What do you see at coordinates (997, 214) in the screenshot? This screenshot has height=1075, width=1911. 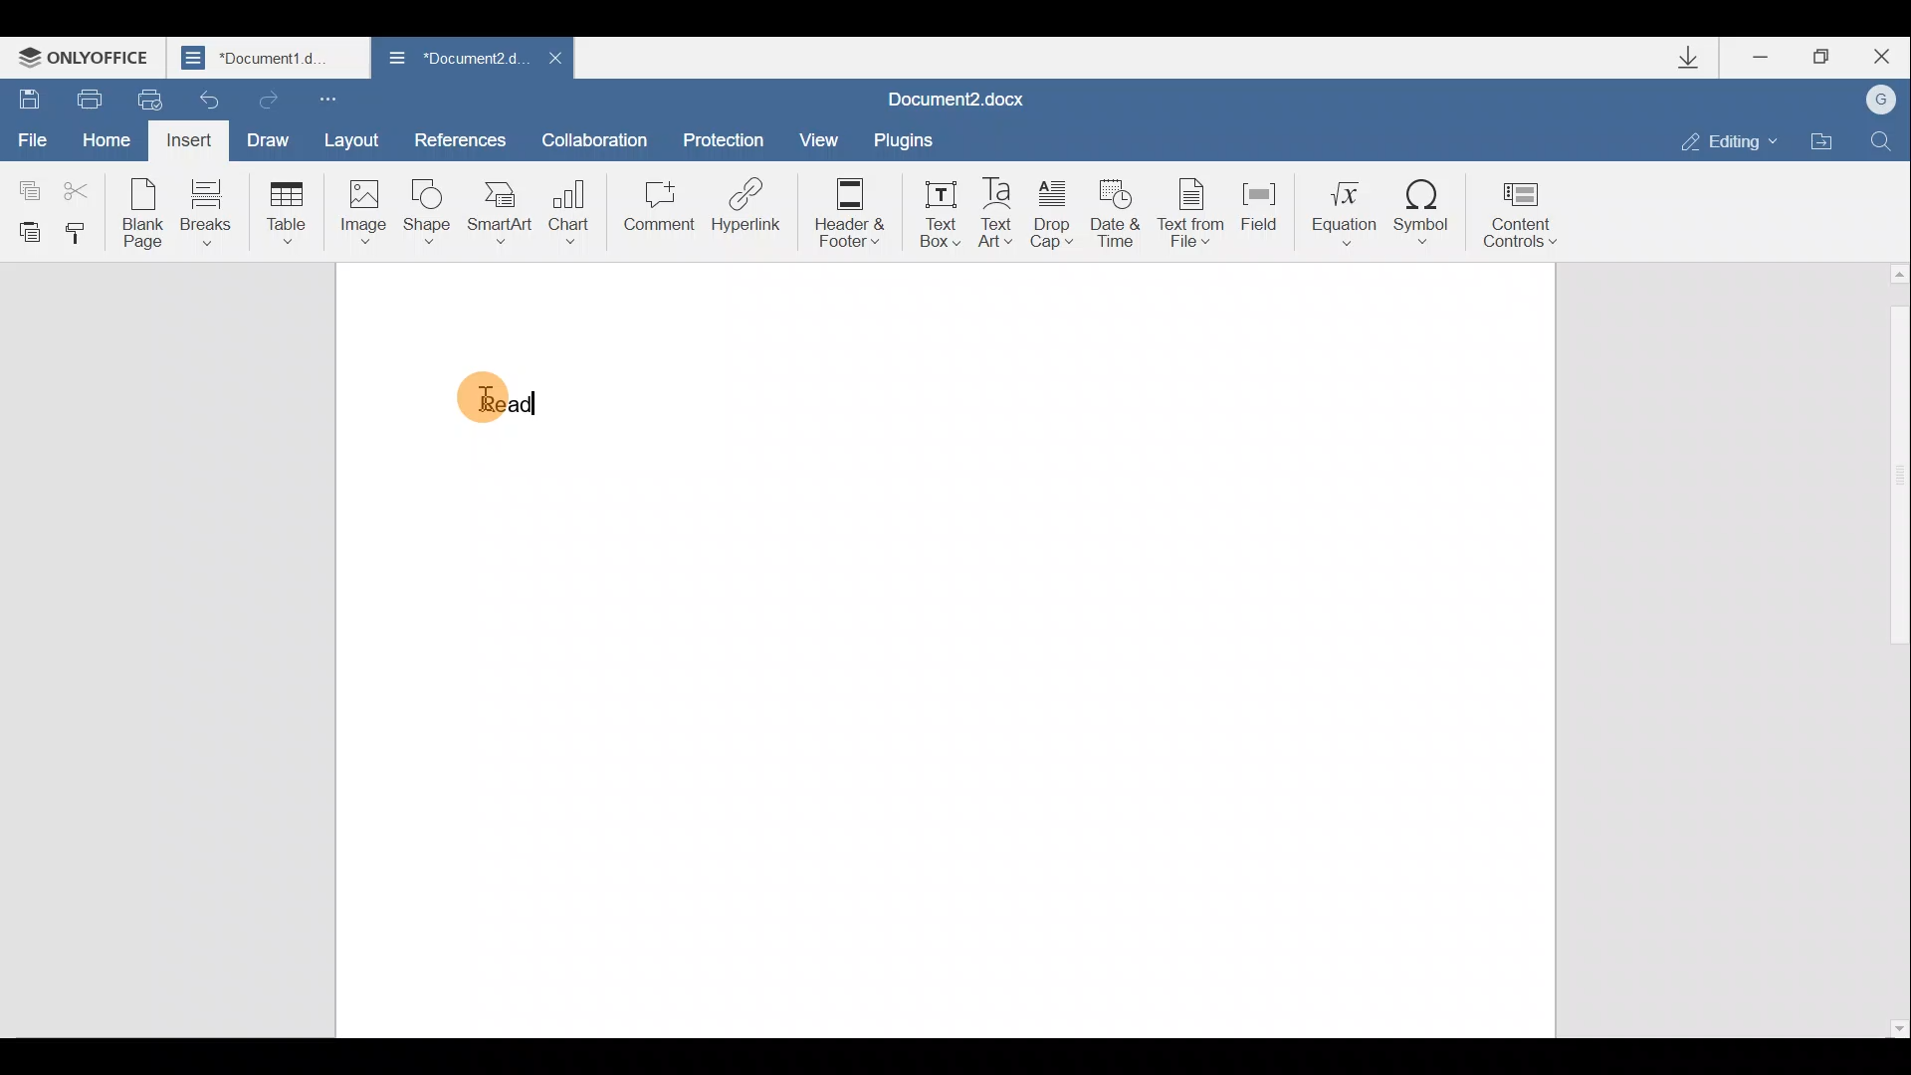 I see `Text Art` at bounding box center [997, 214].